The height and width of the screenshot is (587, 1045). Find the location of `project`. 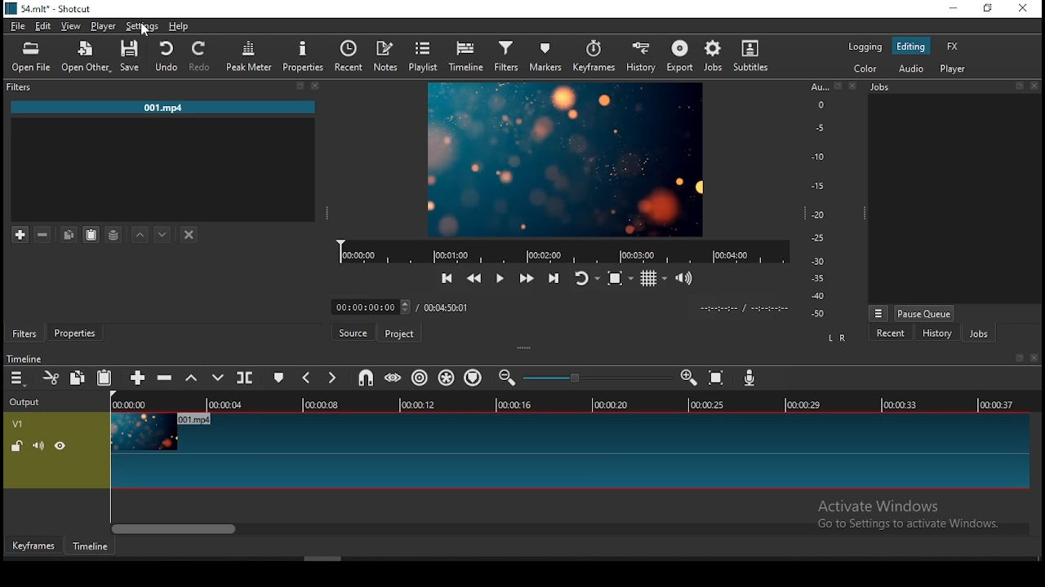

project is located at coordinates (399, 333).